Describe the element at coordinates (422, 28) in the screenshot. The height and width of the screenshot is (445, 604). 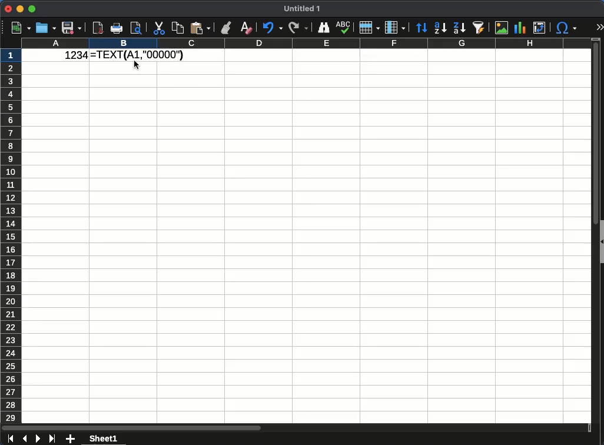
I see `sort` at that location.